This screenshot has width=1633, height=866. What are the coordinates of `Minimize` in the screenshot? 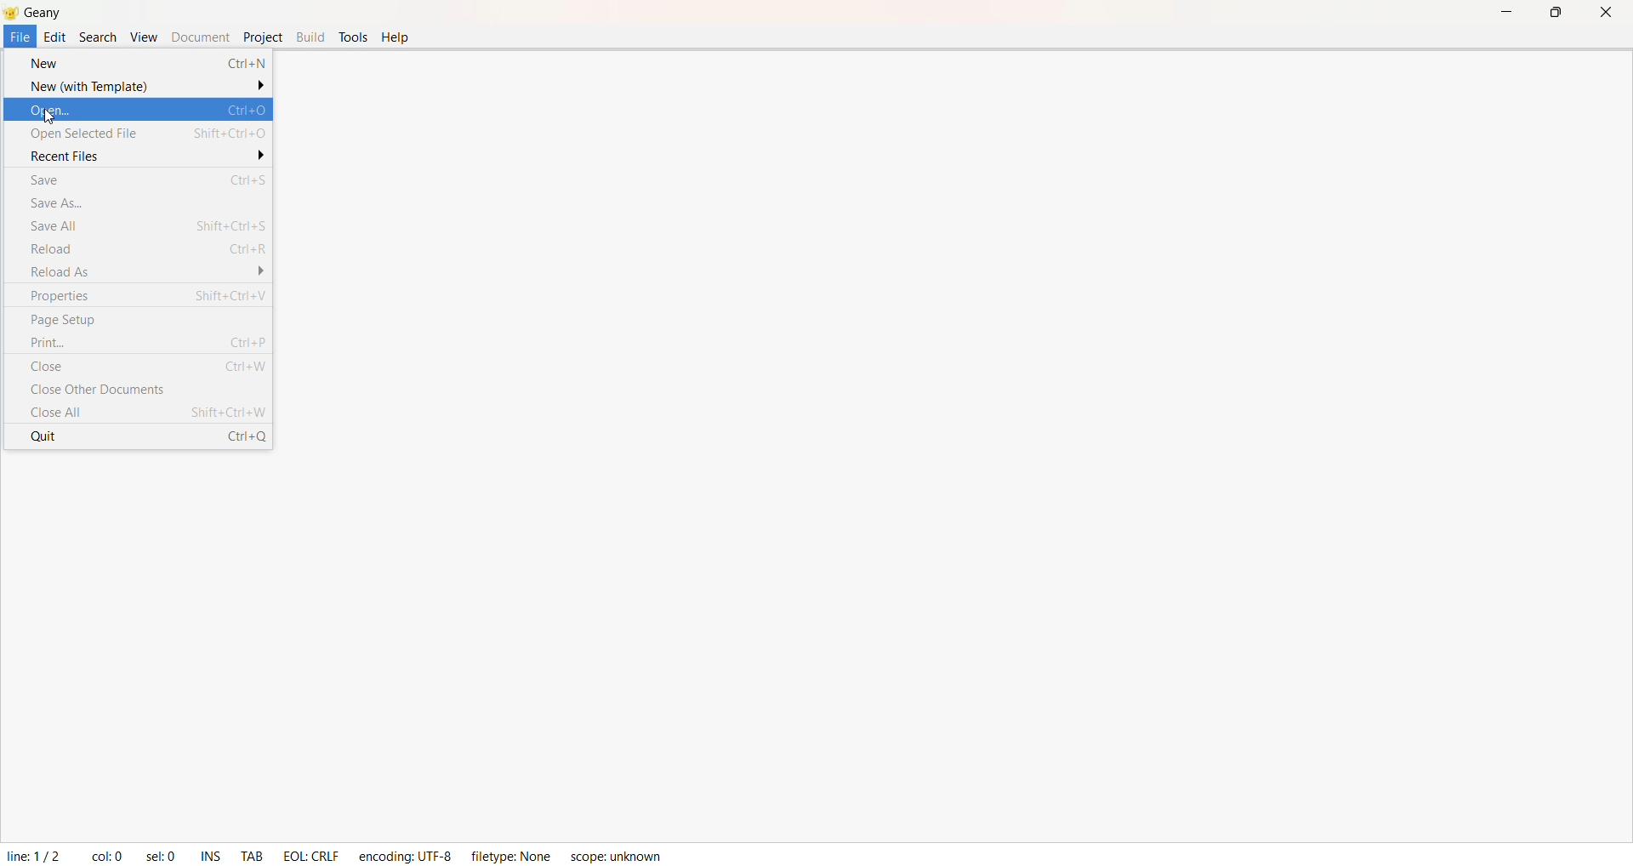 It's located at (1502, 13).